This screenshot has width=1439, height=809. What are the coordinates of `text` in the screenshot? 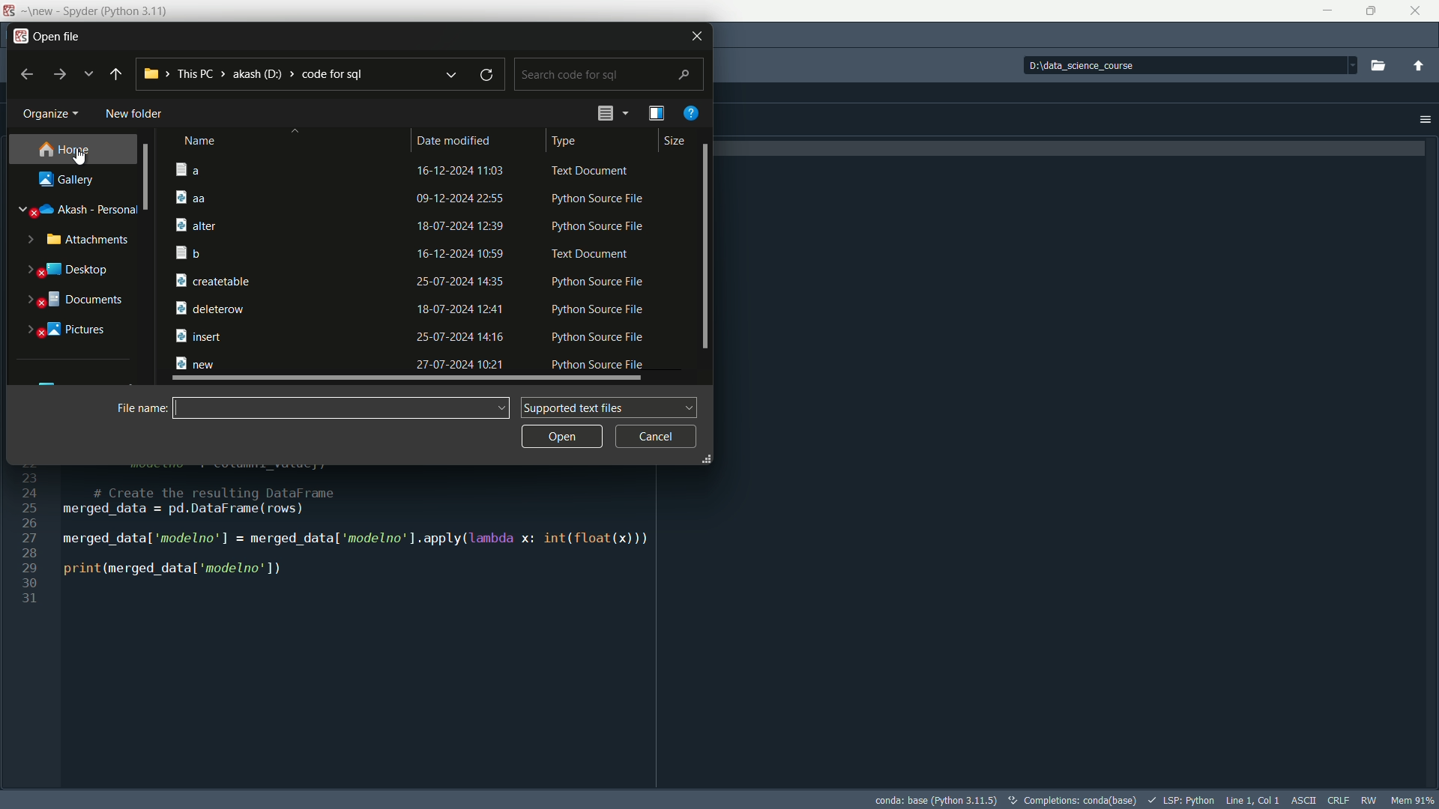 It's located at (1073, 800).